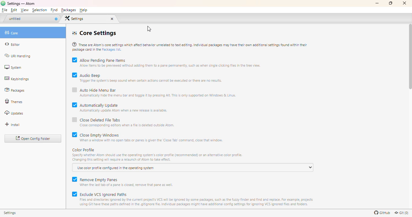 The width and height of the screenshot is (412, 217). Describe the element at coordinates (152, 137) in the screenshot. I see `close empty windows` at that location.